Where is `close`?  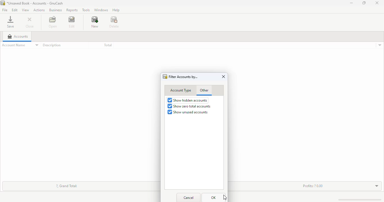
close is located at coordinates (30, 23).